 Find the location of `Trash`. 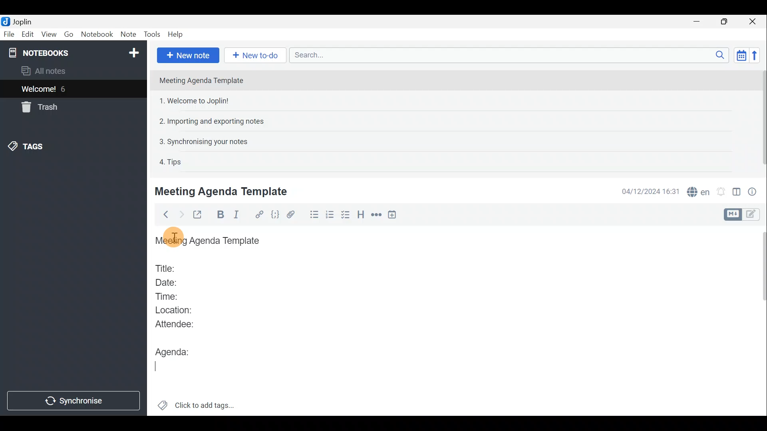

Trash is located at coordinates (38, 107).